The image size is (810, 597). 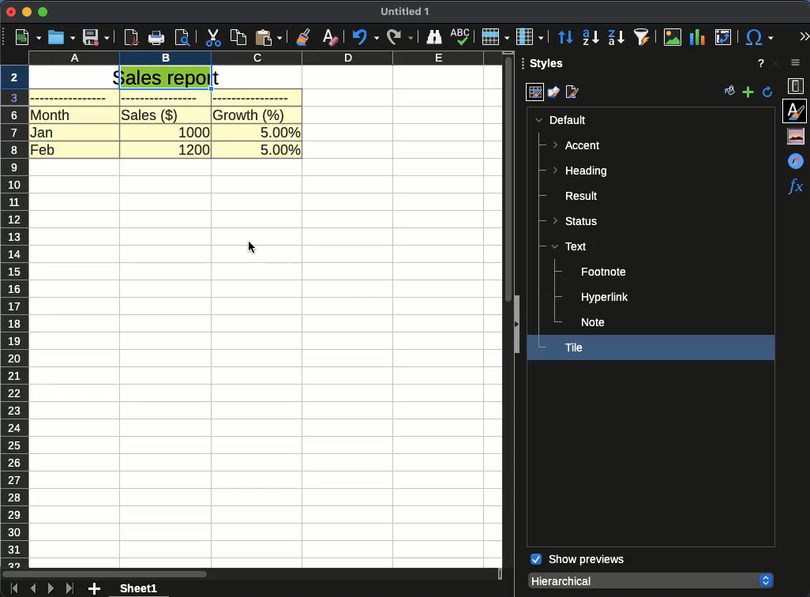 What do you see at coordinates (495, 36) in the screenshot?
I see `row` at bounding box center [495, 36].